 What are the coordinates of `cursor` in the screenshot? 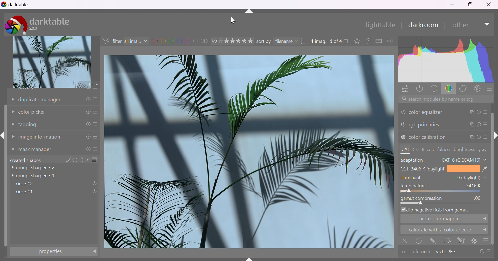 It's located at (231, 20).